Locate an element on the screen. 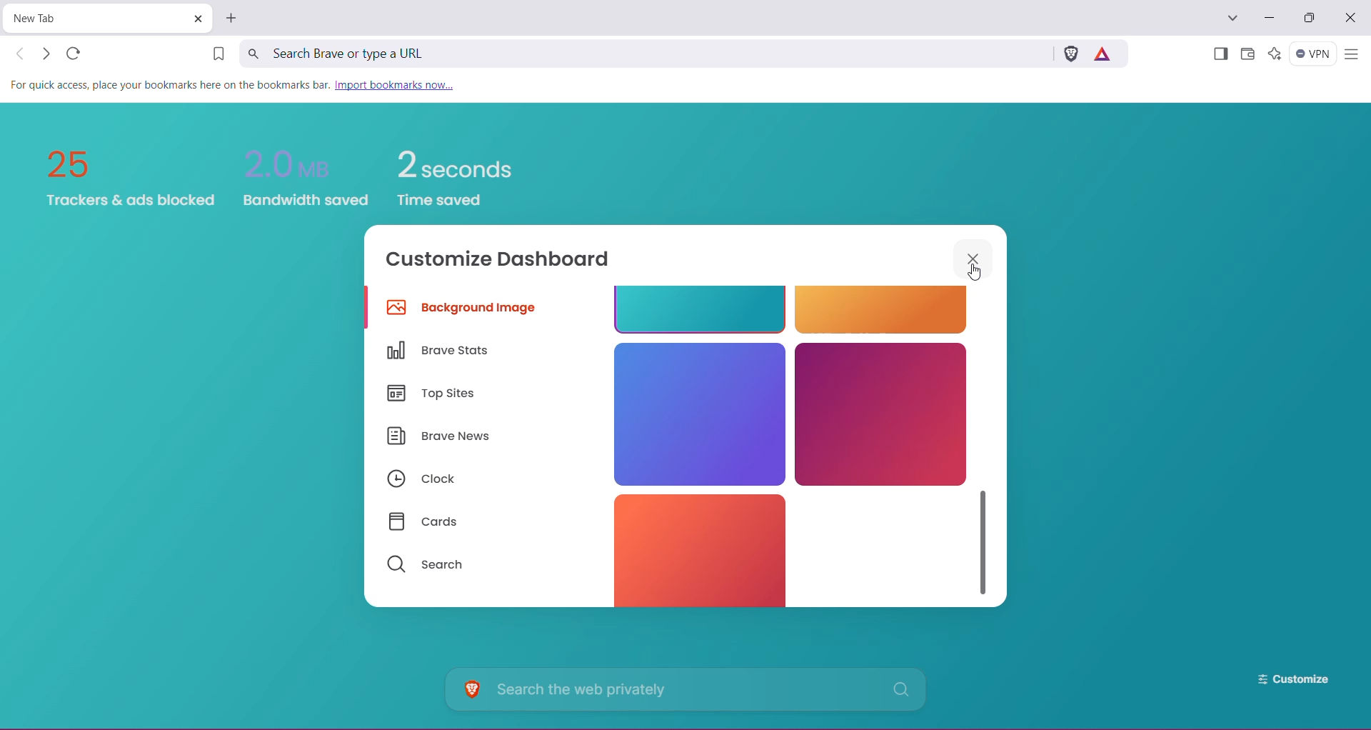  For quick access, place your bookmarks here on the bookmarks bar. is located at coordinates (169, 86).